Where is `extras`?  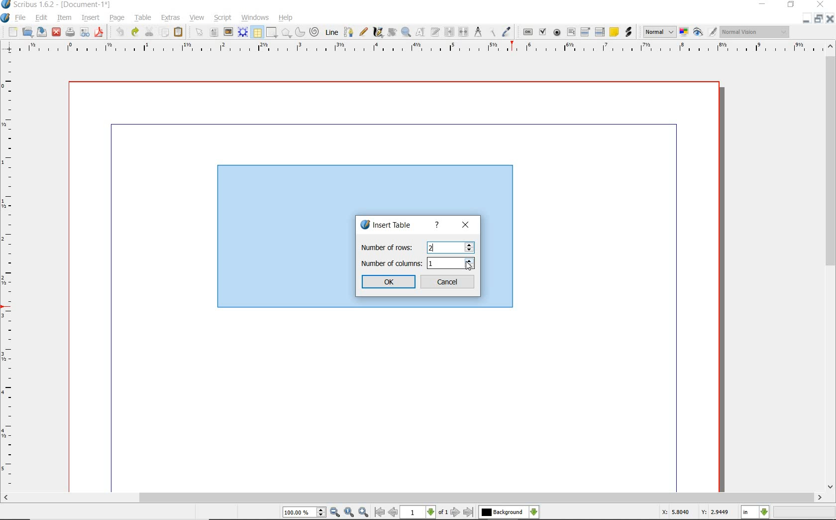 extras is located at coordinates (171, 18).